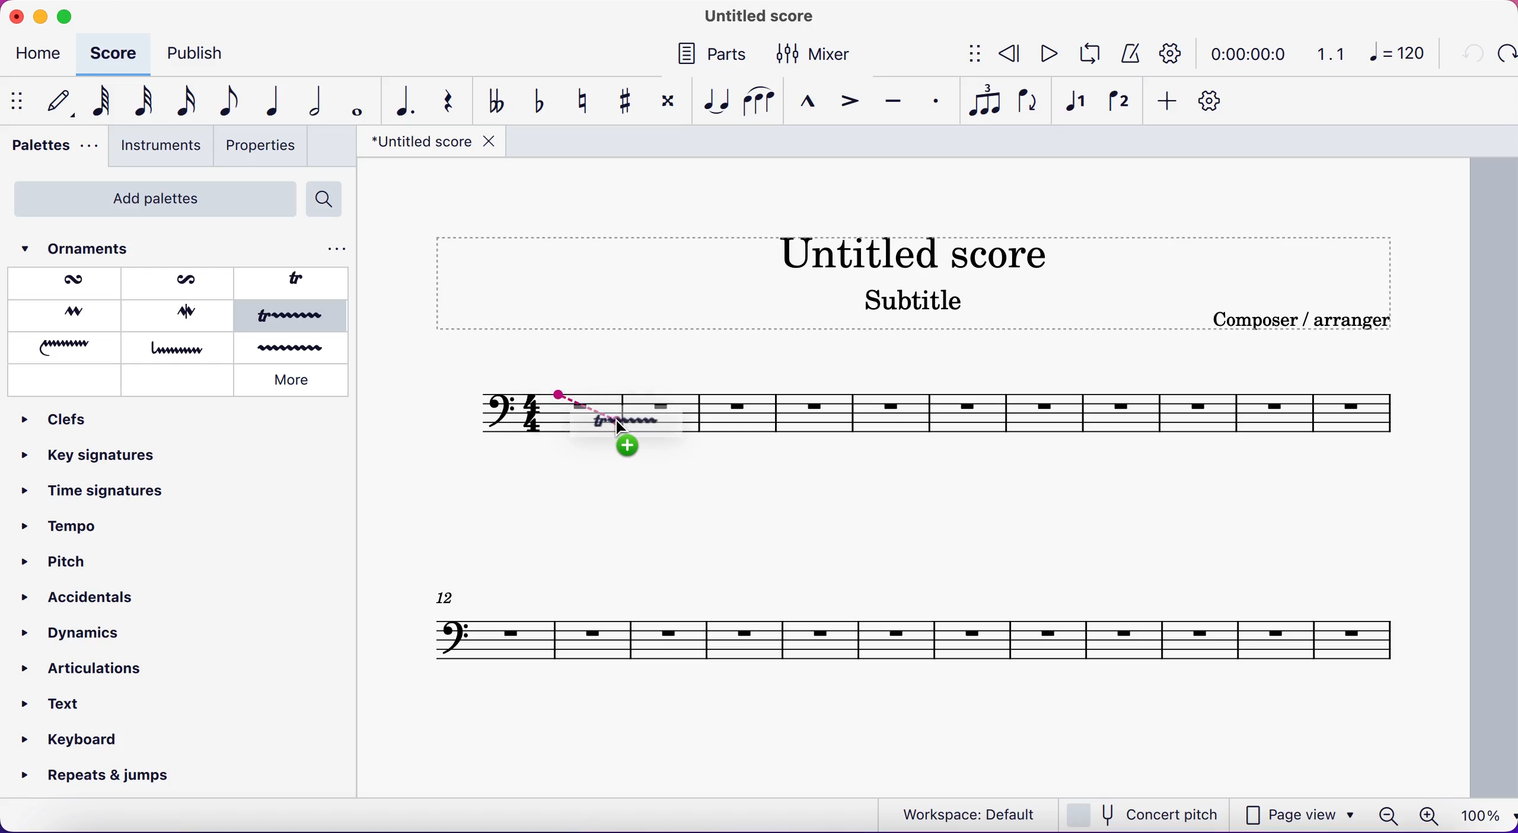 The width and height of the screenshot is (1518, 833). I want to click on ornaments, so click(95, 249).